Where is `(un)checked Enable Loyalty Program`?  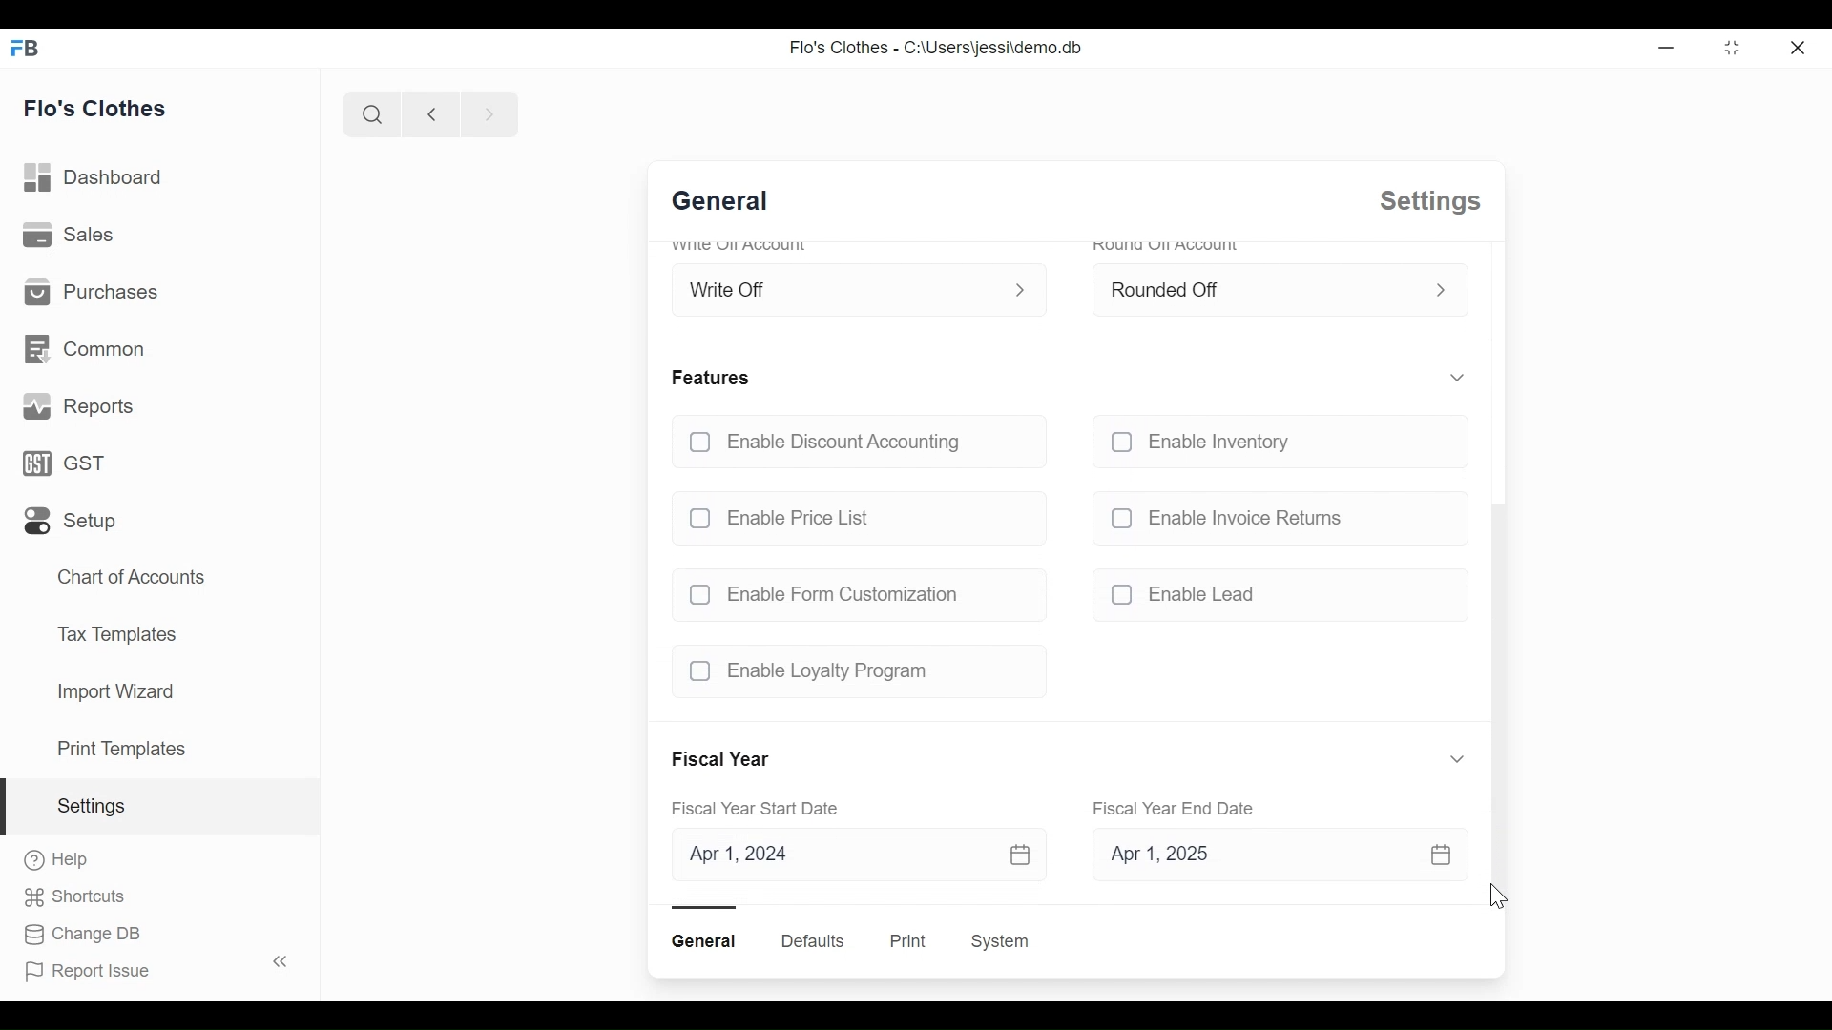
(un)checked Enable Loyalty Program is located at coordinates (851, 671).